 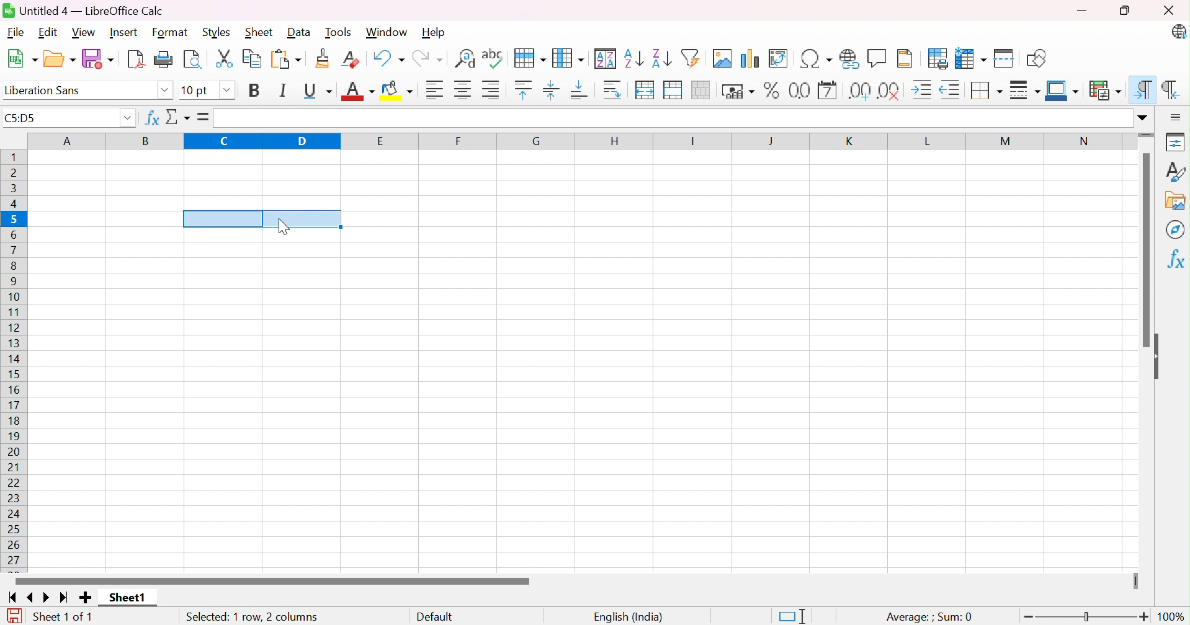 What do you see at coordinates (83, 10) in the screenshot?
I see `Untitled 4 - LibreOffice Calc` at bounding box center [83, 10].